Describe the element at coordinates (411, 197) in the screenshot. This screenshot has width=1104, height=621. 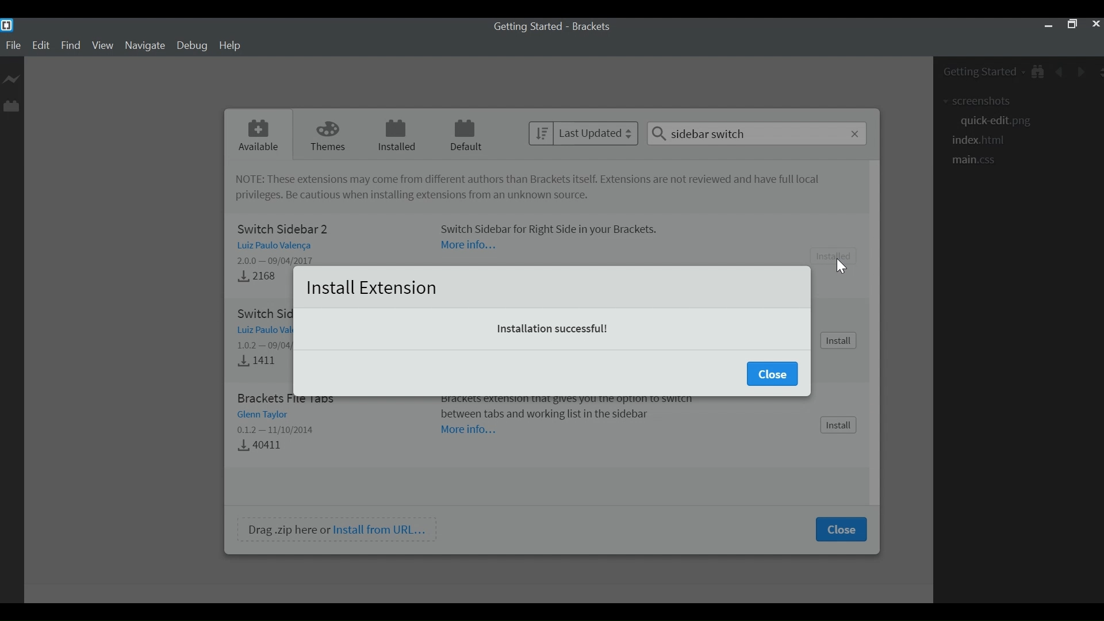
I see `Be cautious when installing extensions from unkown source` at that location.